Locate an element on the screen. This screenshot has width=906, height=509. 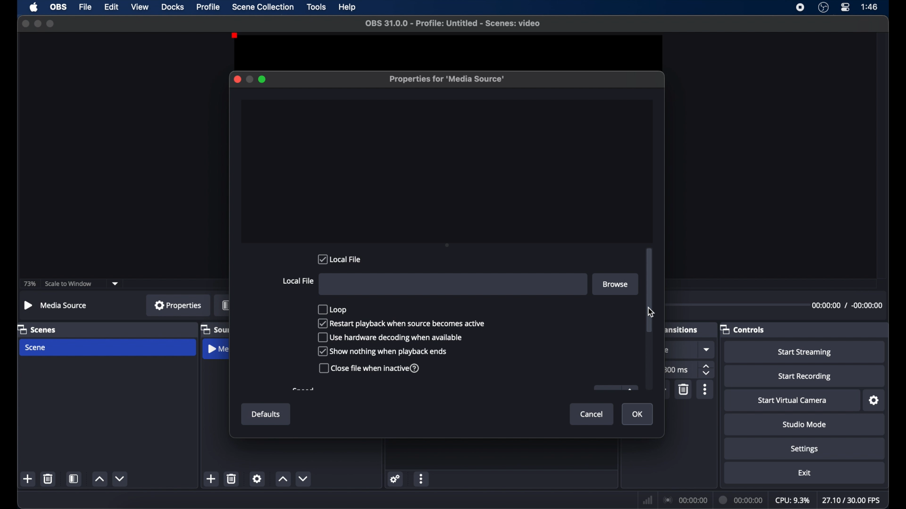
restart playback when source becomes active is located at coordinates (402, 323).